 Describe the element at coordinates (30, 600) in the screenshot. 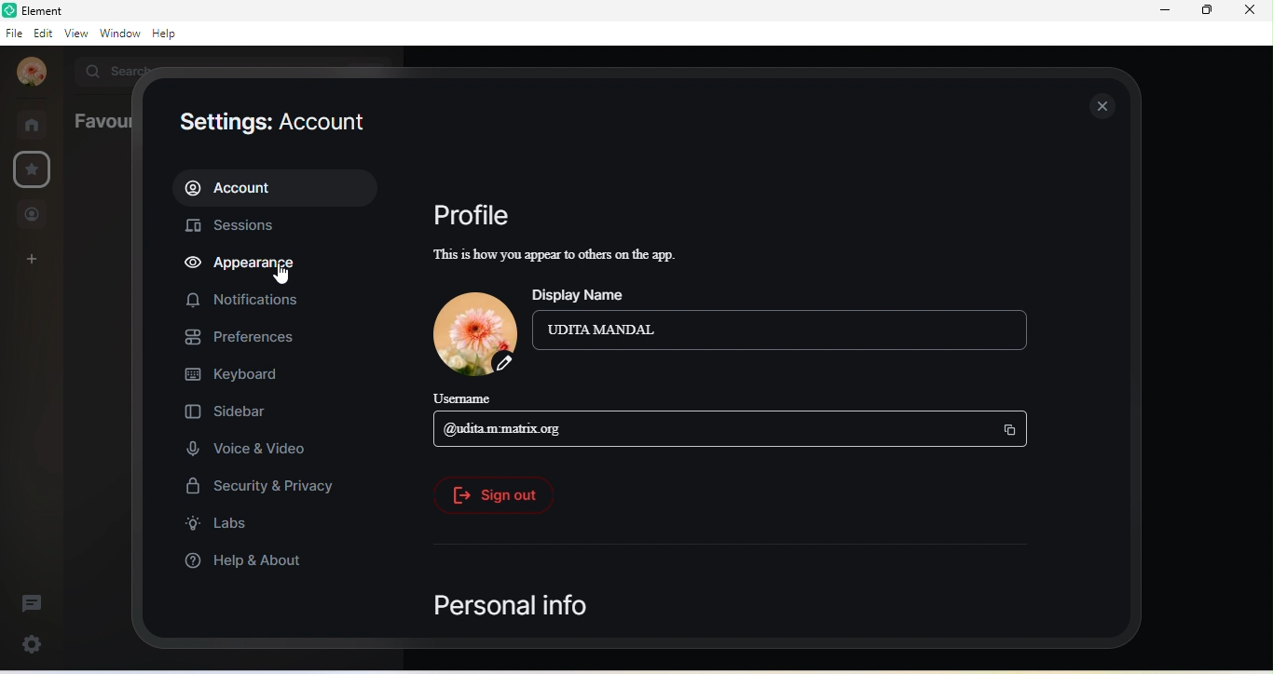

I see `thread` at that location.